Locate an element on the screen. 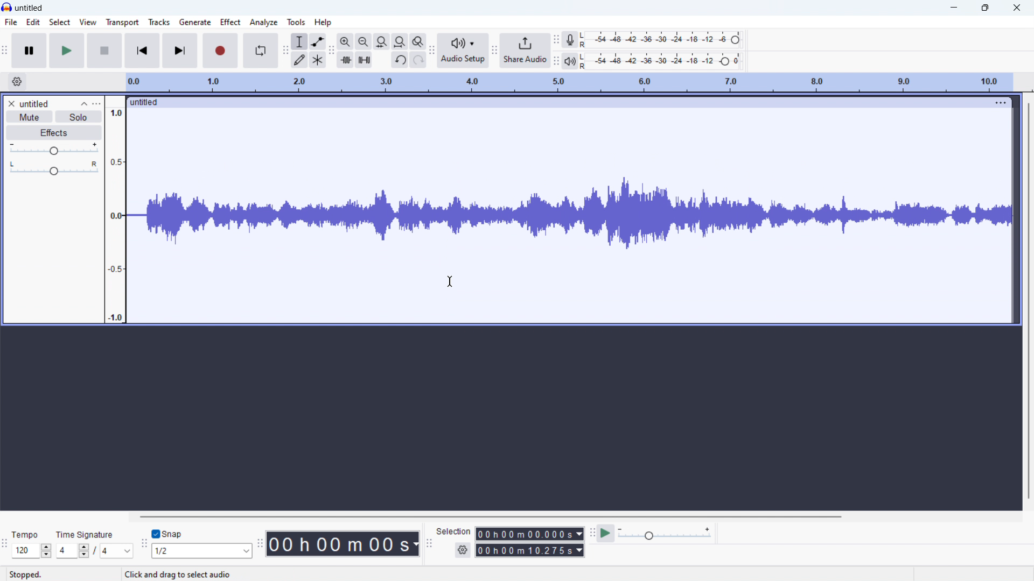 The image size is (1034, 581). track control panel menu is located at coordinates (97, 103).